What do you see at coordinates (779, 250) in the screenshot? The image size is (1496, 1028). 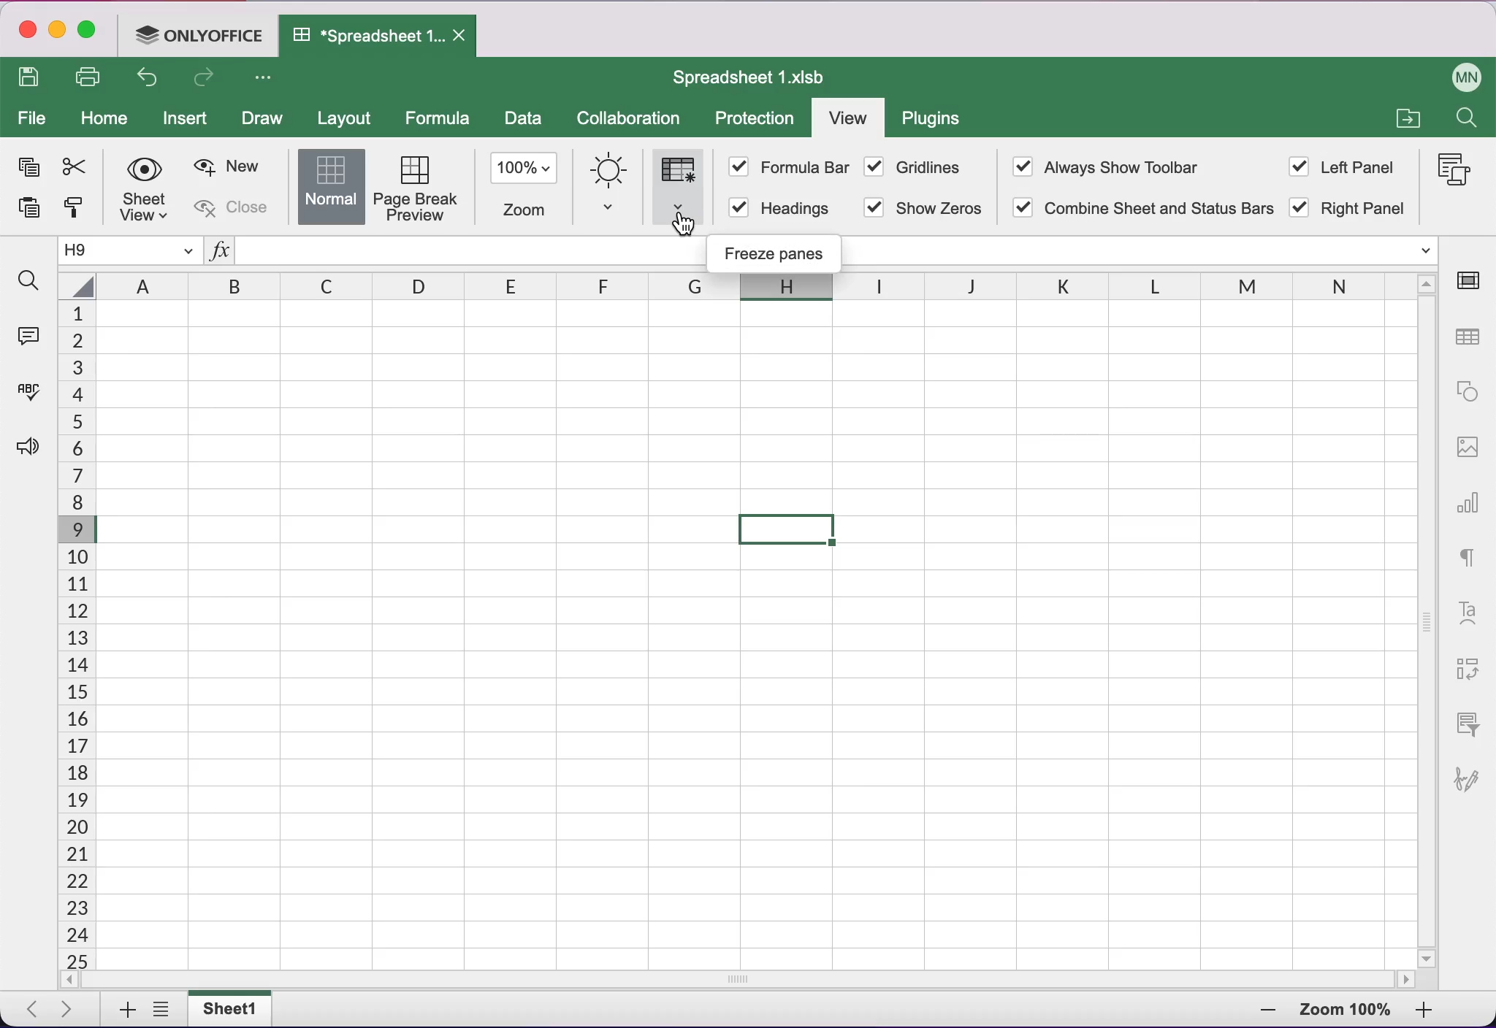 I see `freeze panes sign` at bounding box center [779, 250].